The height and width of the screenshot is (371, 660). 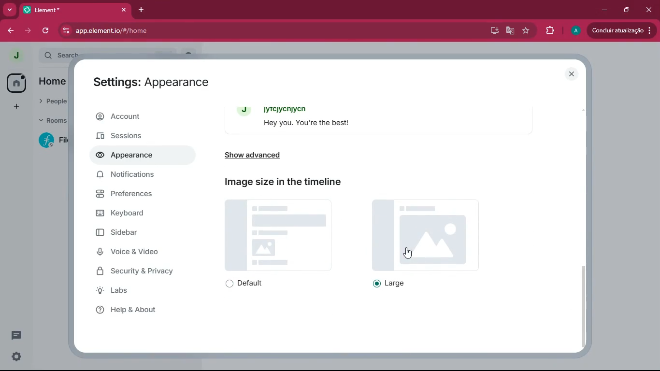 What do you see at coordinates (9, 9) in the screenshot?
I see `more` at bounding box center [9, 9].